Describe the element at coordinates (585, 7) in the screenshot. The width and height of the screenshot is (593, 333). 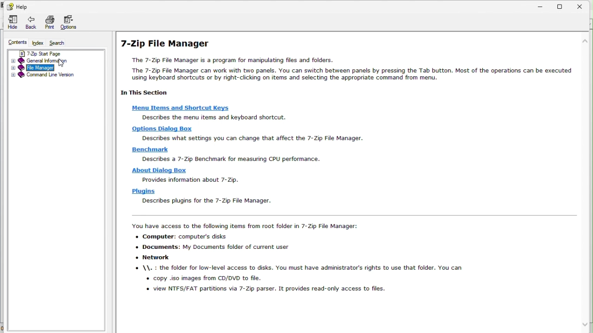
I see `Close` at that location.